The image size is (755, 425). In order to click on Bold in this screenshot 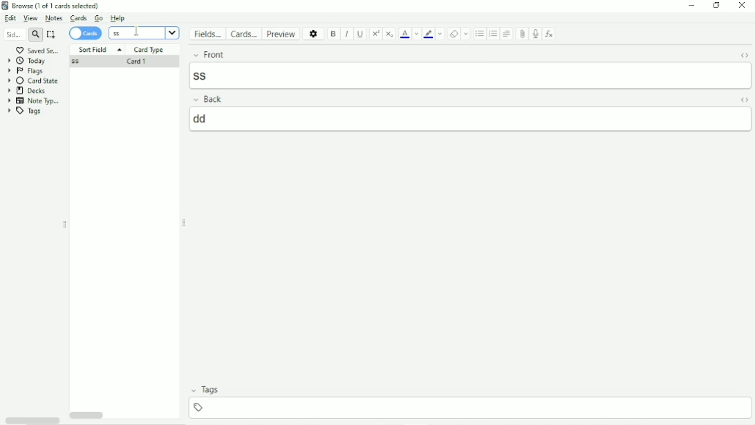, I will do `click(333, 34)`.